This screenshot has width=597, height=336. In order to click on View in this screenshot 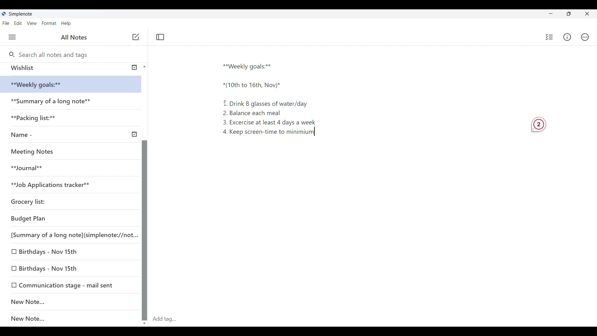, I will do `click(33, 24)`.